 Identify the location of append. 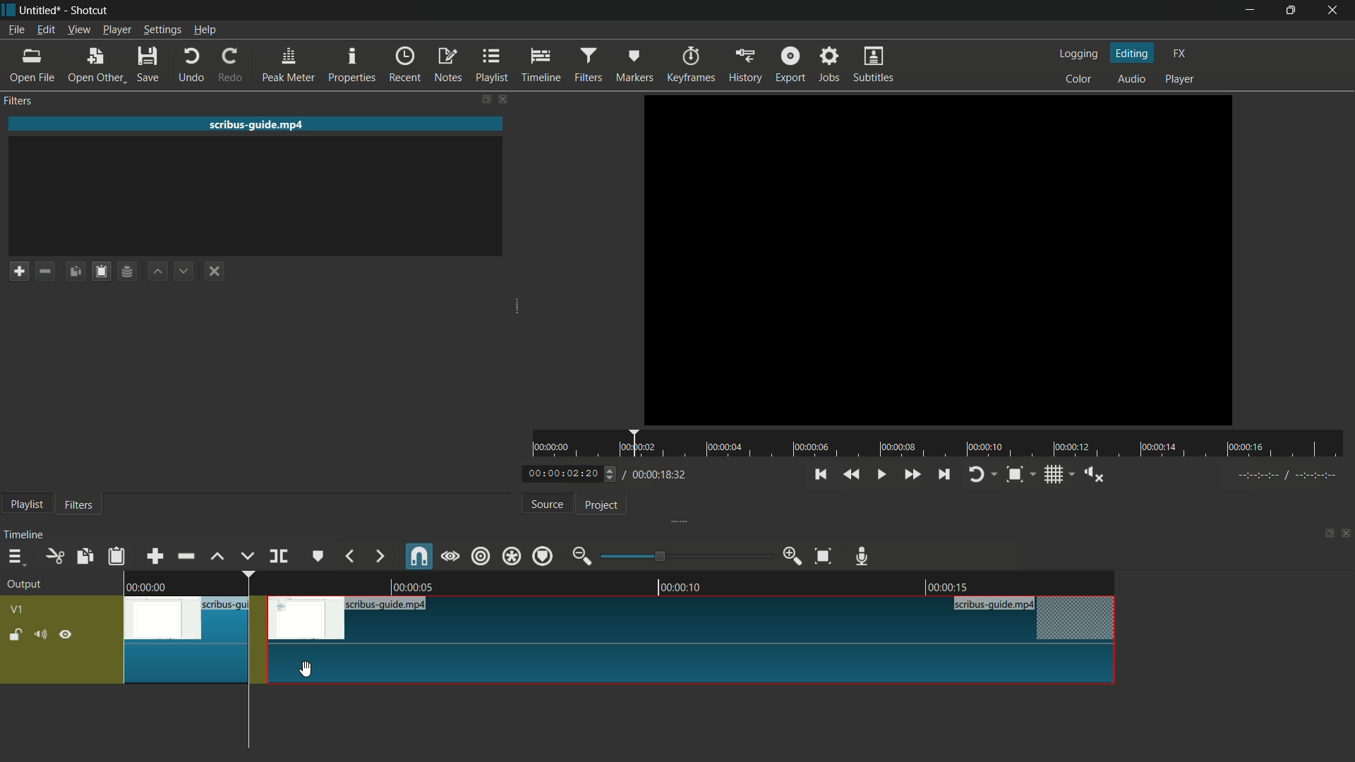
(155, 556).